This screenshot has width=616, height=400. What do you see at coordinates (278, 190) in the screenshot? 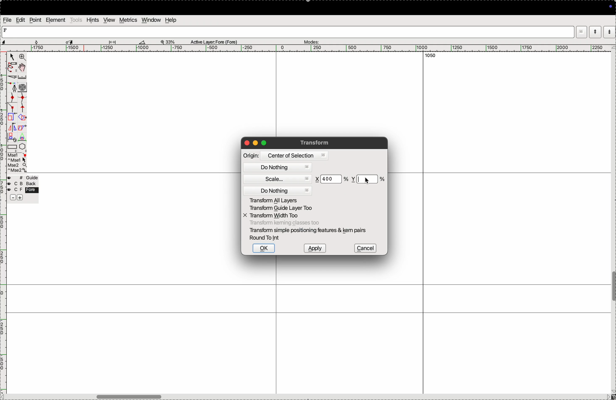
I see `do nothing` at bounding box center [278, 190].